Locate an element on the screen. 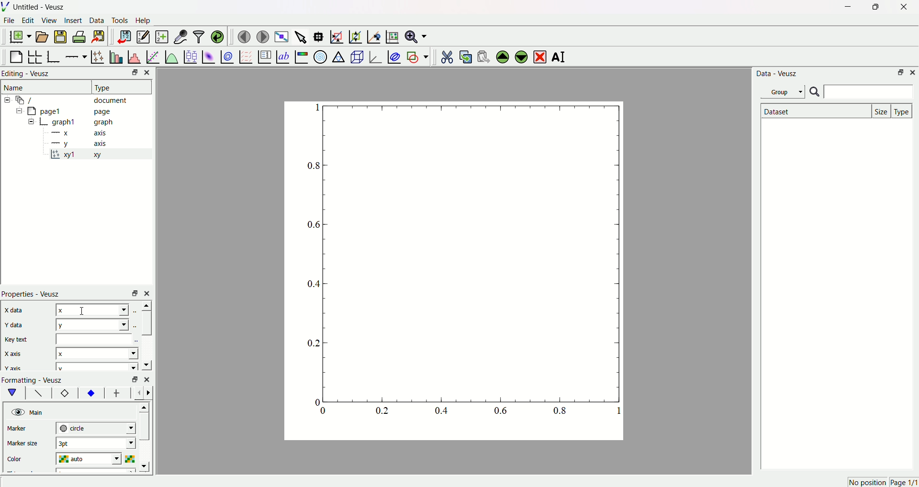 This screenshot has width=919, height=487. Data is located at coordinates (97, 22).